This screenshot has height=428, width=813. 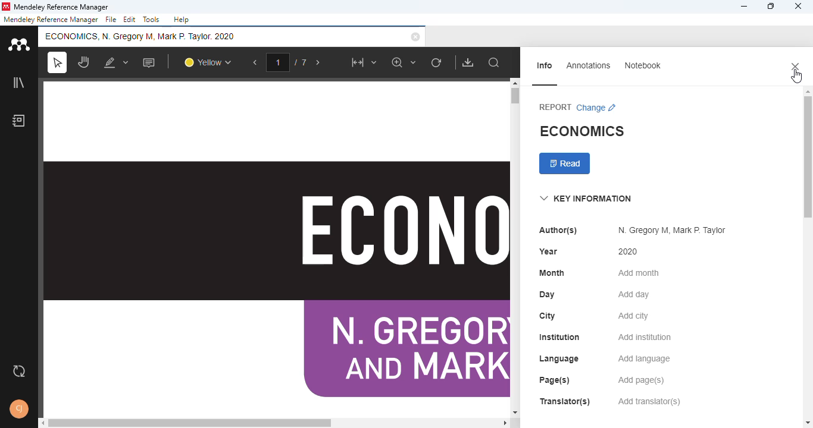 I want to click on fit to width / fit to height, so click(x=363, y=62).